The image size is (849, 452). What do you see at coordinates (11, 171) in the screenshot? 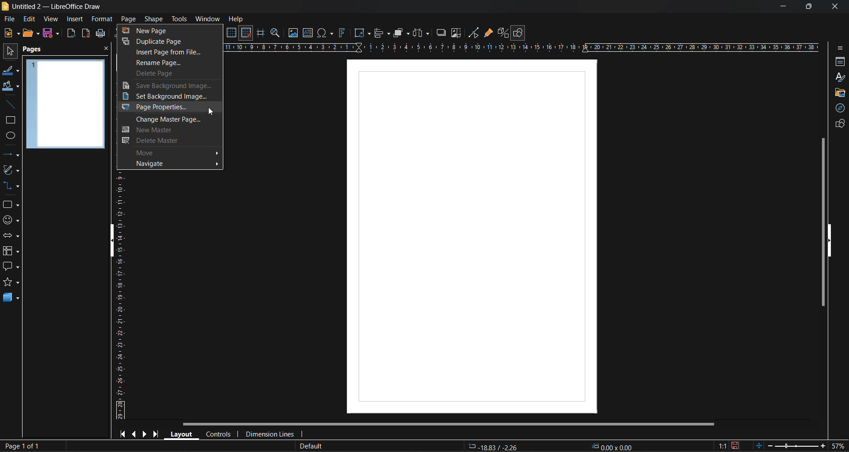
I see `curves and polygons` at bounding box center [11, 171].